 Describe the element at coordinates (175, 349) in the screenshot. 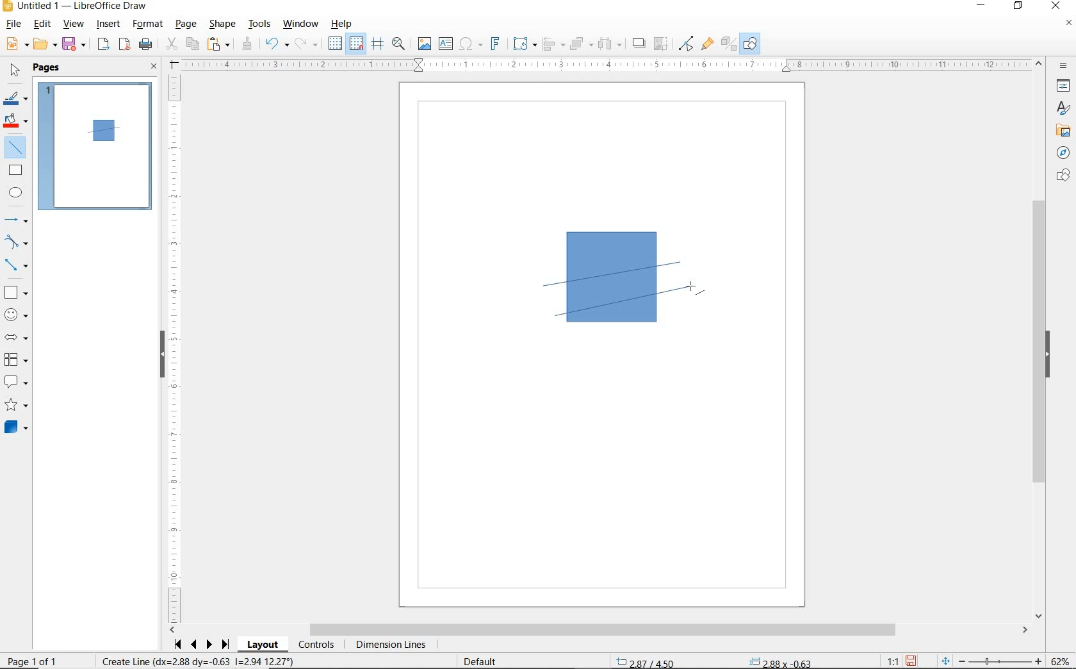

I see `RULER` at that location.